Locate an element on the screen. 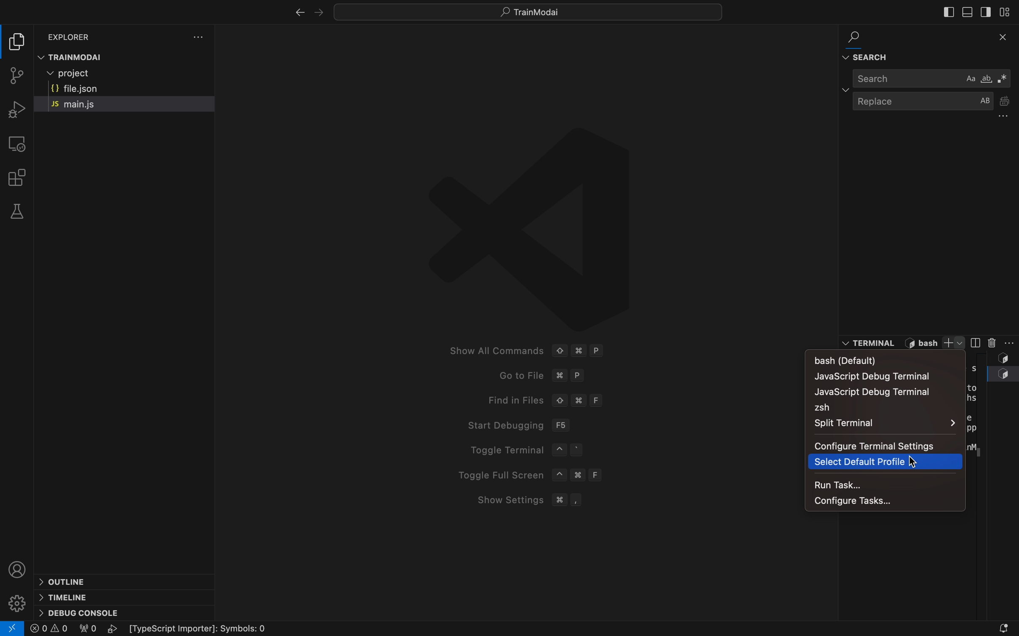 This screenshot has height=636, width=1019. arrow right is located at coordinates (322, 12).